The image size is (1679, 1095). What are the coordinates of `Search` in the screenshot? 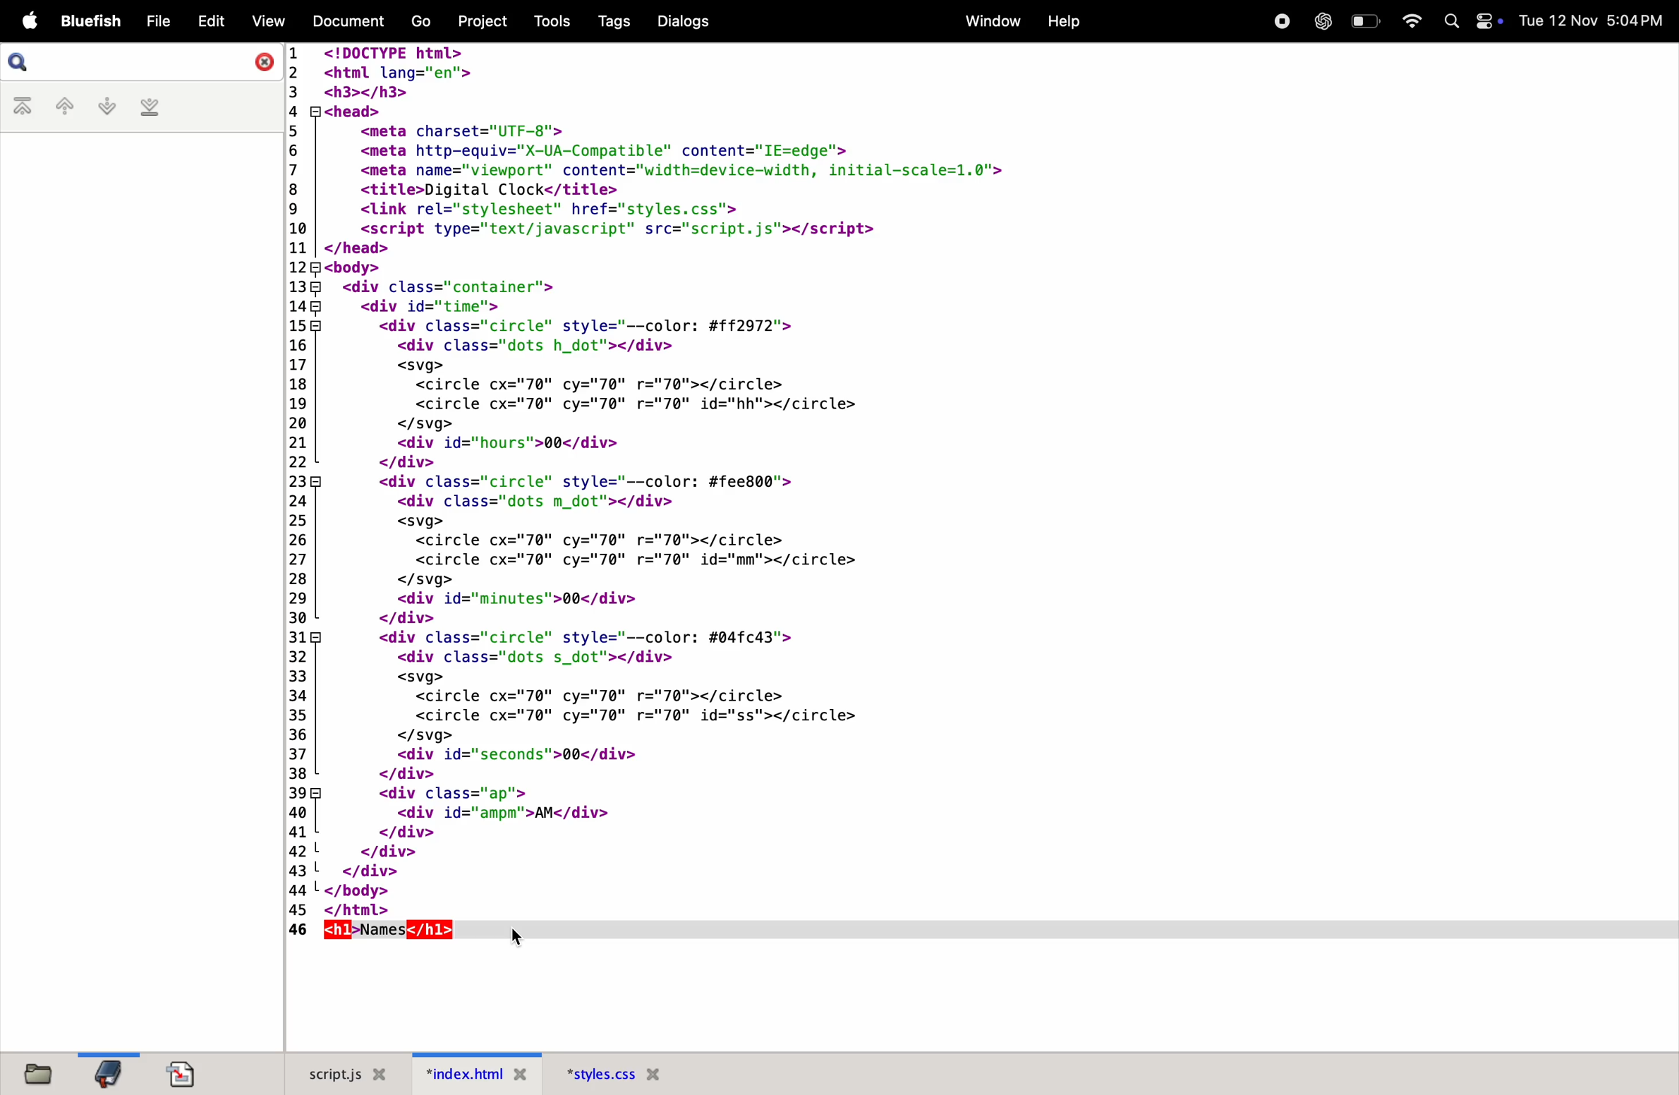 It's located at (1448, 19).